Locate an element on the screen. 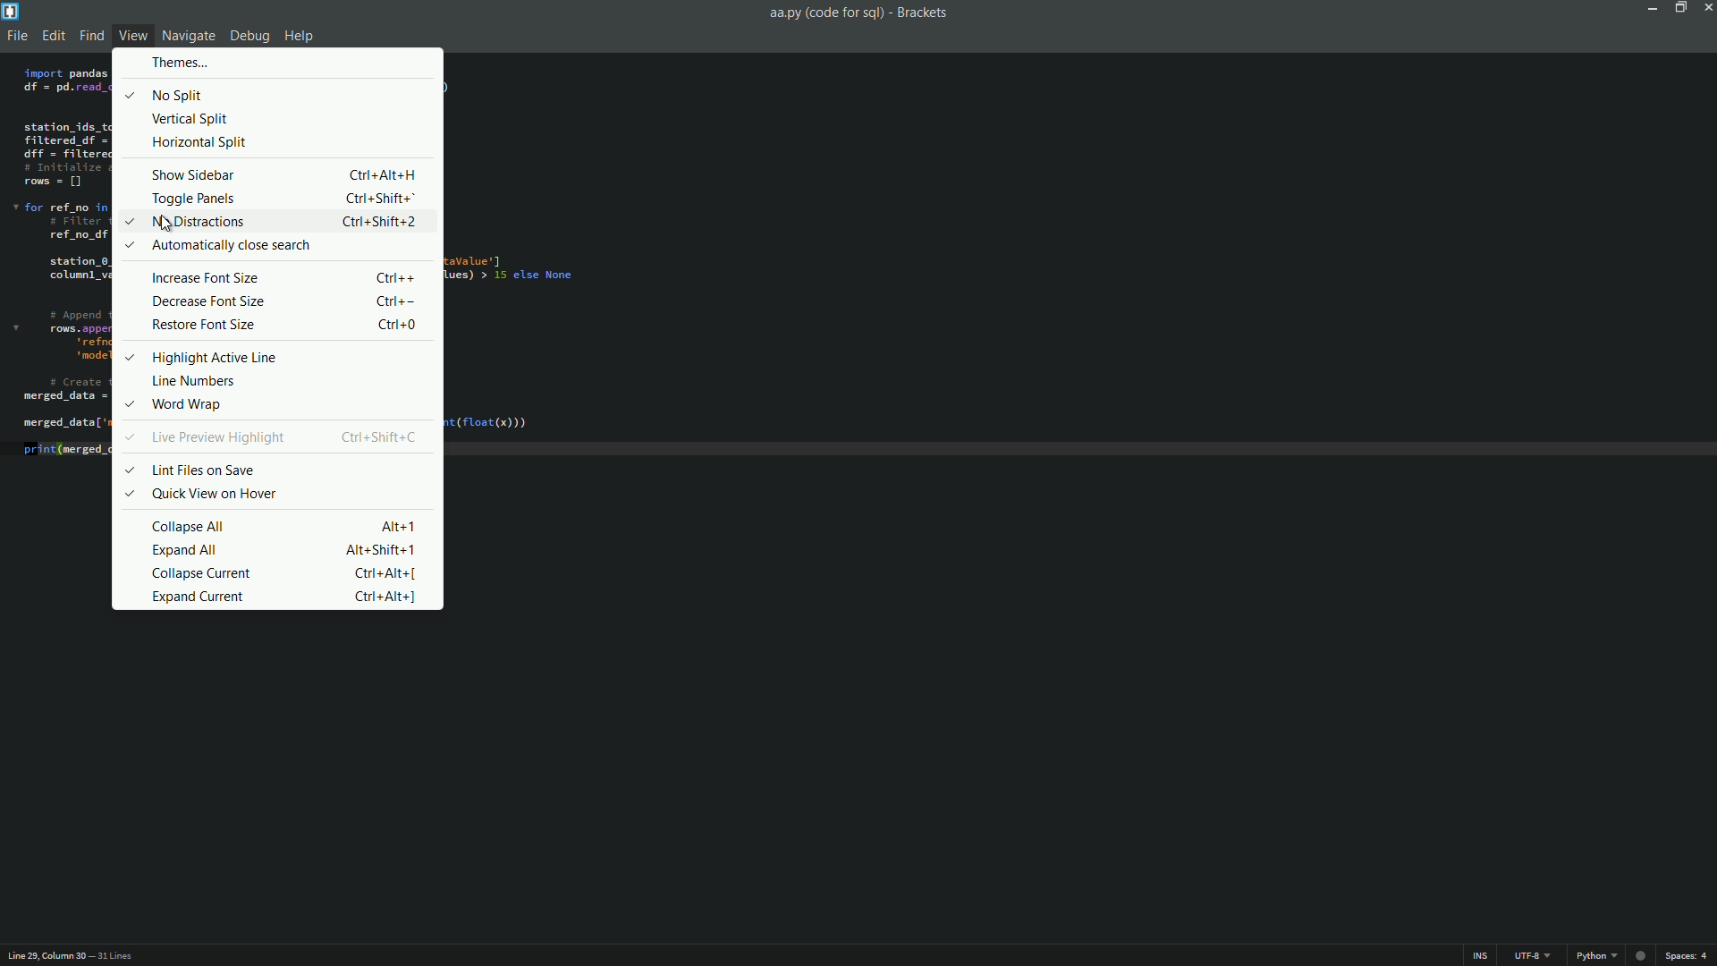  No split is located at coordinates (167, 92).